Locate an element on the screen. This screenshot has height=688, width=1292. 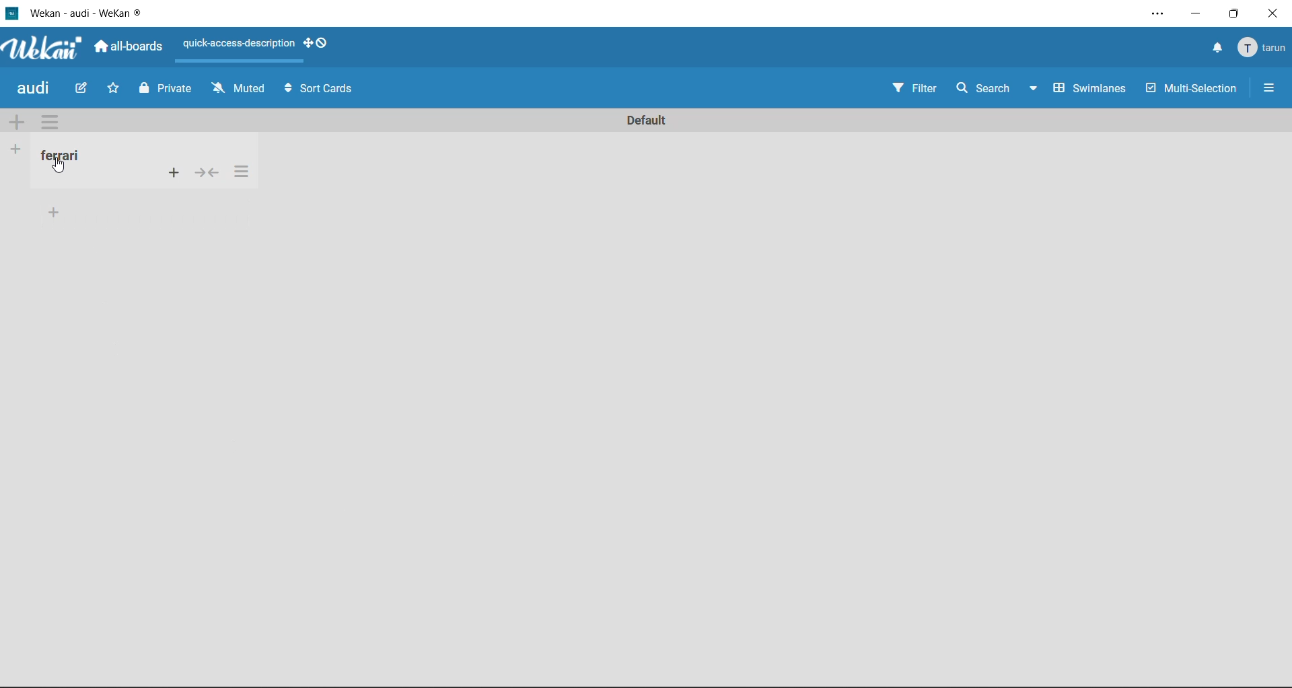
app logo Wekan is located at coordinates (43, 48).